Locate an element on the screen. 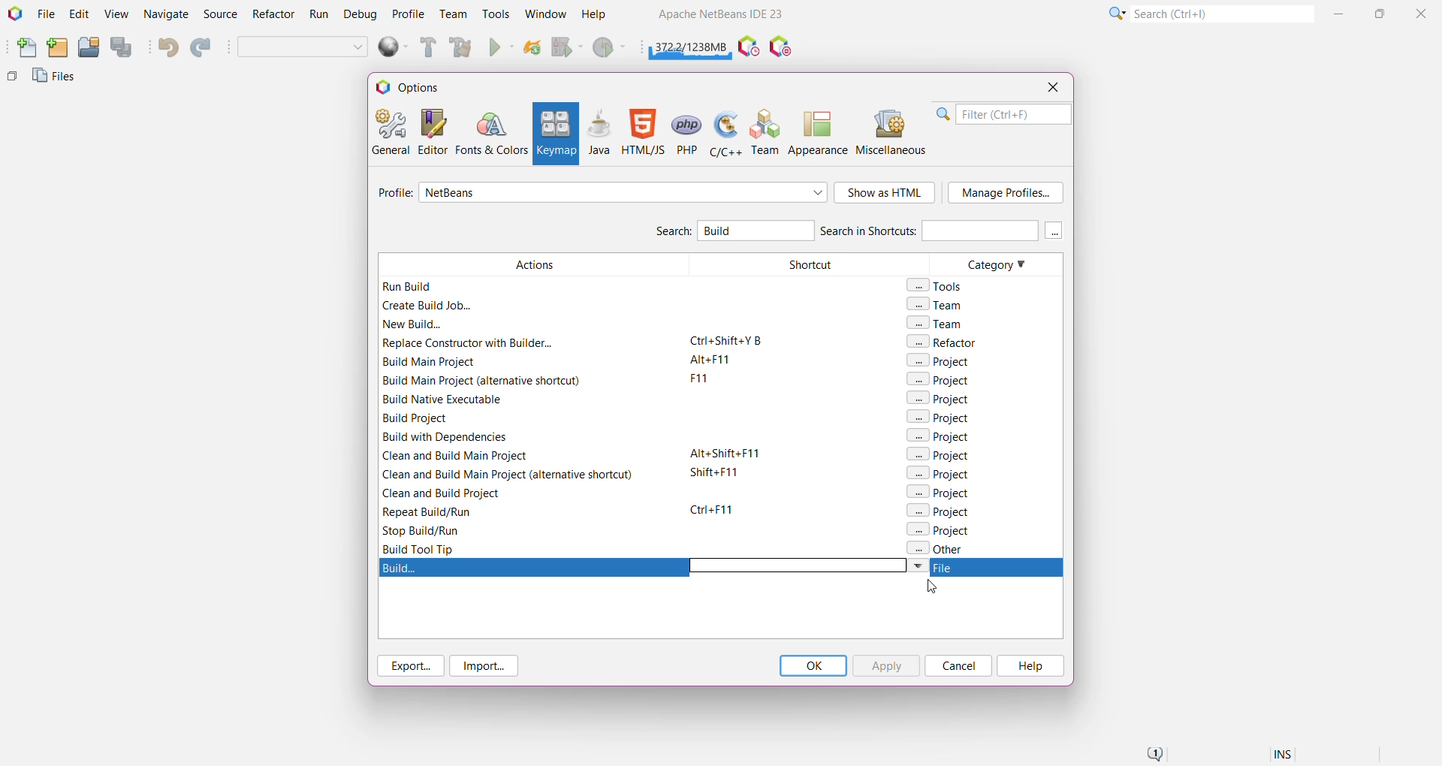 The width and height of the screenshot is (1442, 766). Run is located at coordinates (319, 17).